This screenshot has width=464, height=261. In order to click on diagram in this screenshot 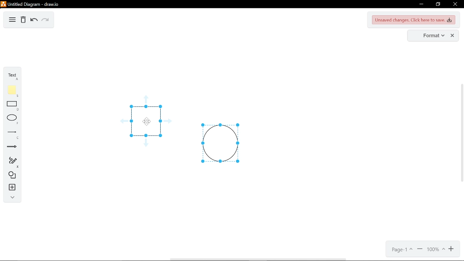, I will do `click(12, 20)`.